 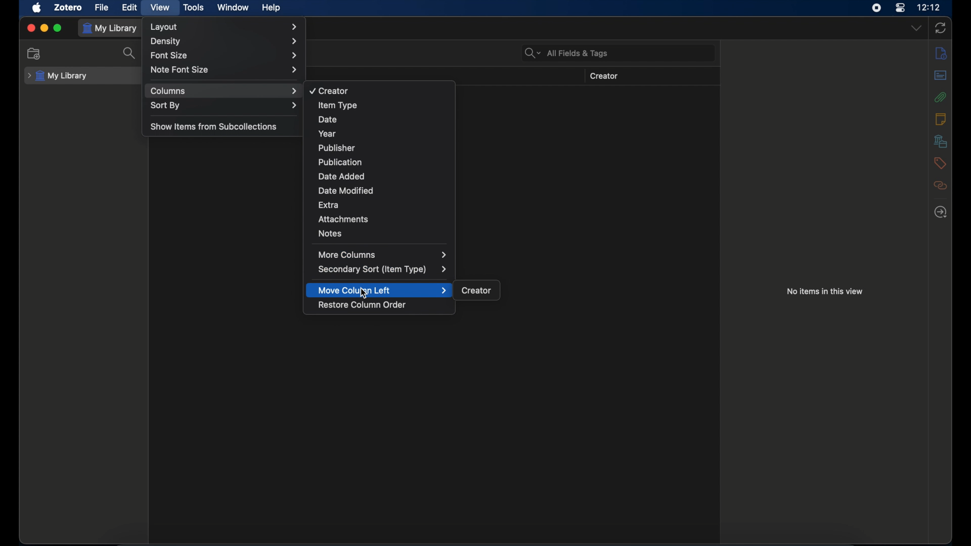 What do you see at coordinates (941, 97) in the screenshot?
I see `attachments` at bounding box center [941, 97].